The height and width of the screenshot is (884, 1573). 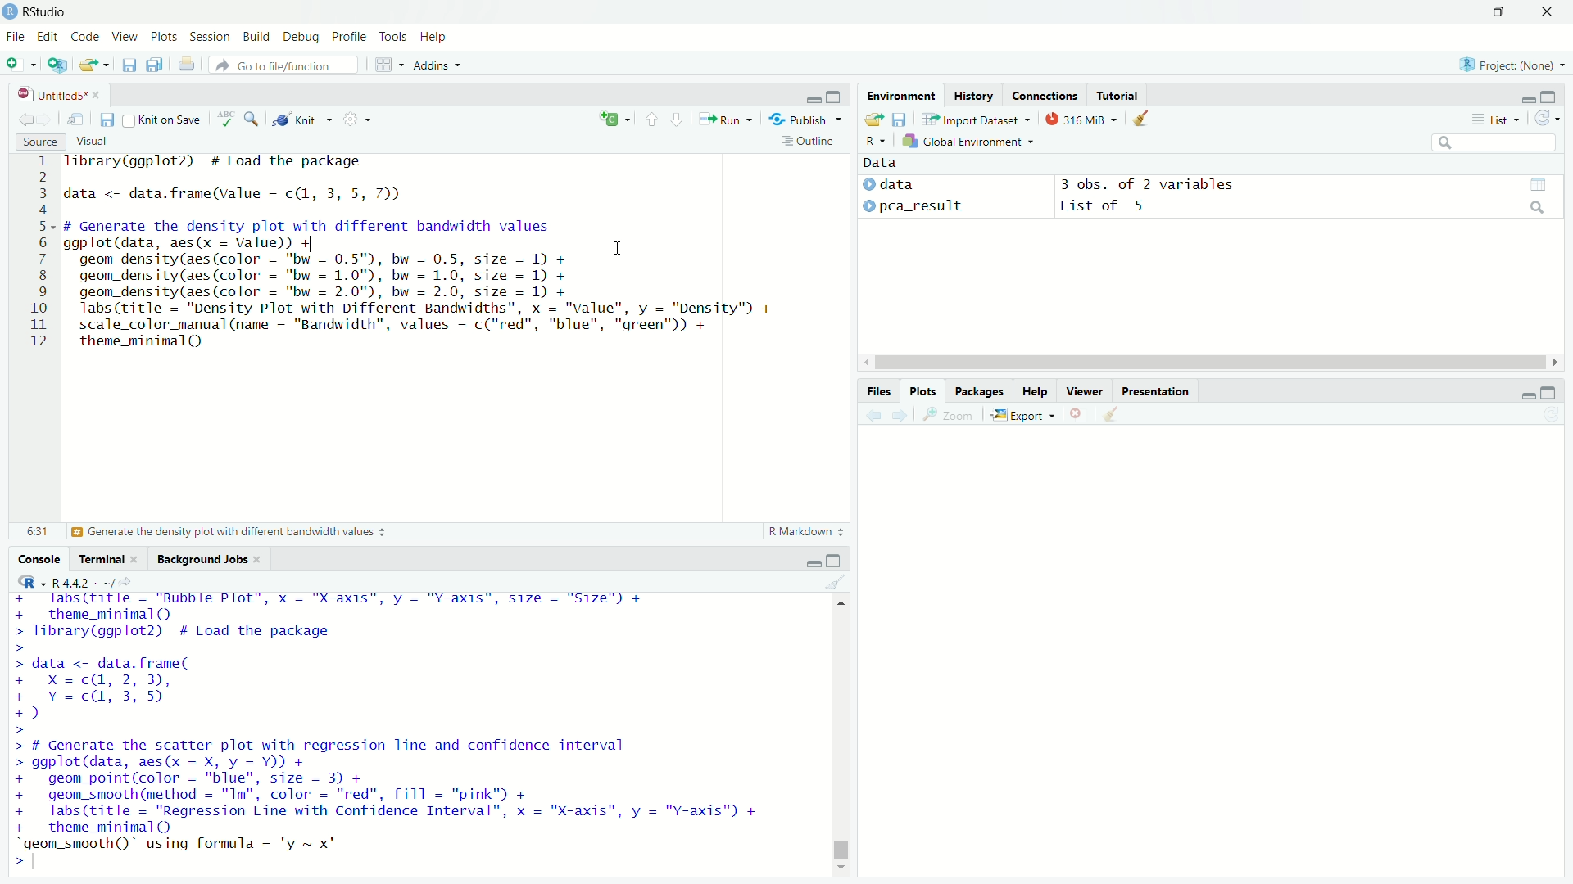 I want to click on close, so click(x=96, y=95).